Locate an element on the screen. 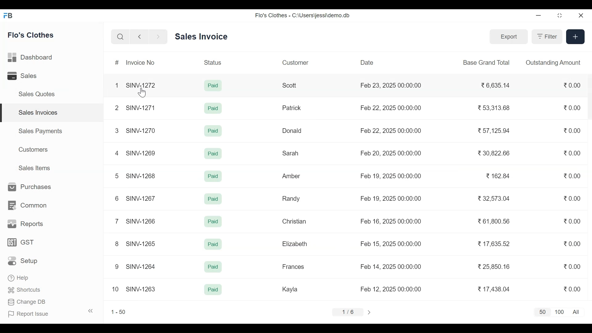  Filter is located at coordinates (549, 37).